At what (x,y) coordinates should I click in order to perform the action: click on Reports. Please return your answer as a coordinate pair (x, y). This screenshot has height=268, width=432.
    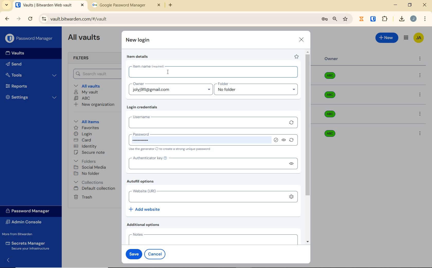
    Looking at the image, I should click on (22, 85).